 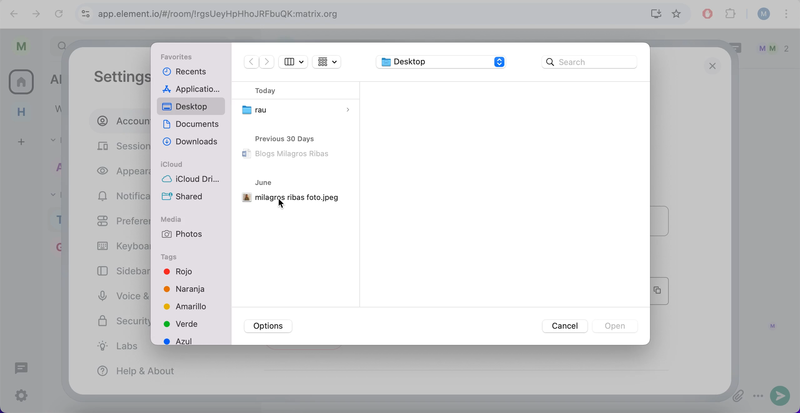 I want to click on help and about, so click(x=147, y=372).